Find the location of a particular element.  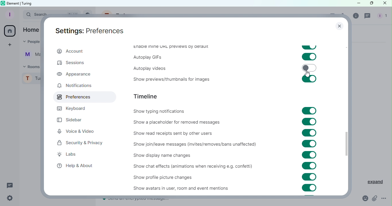

Cursor is located at coordinates (307, 74).